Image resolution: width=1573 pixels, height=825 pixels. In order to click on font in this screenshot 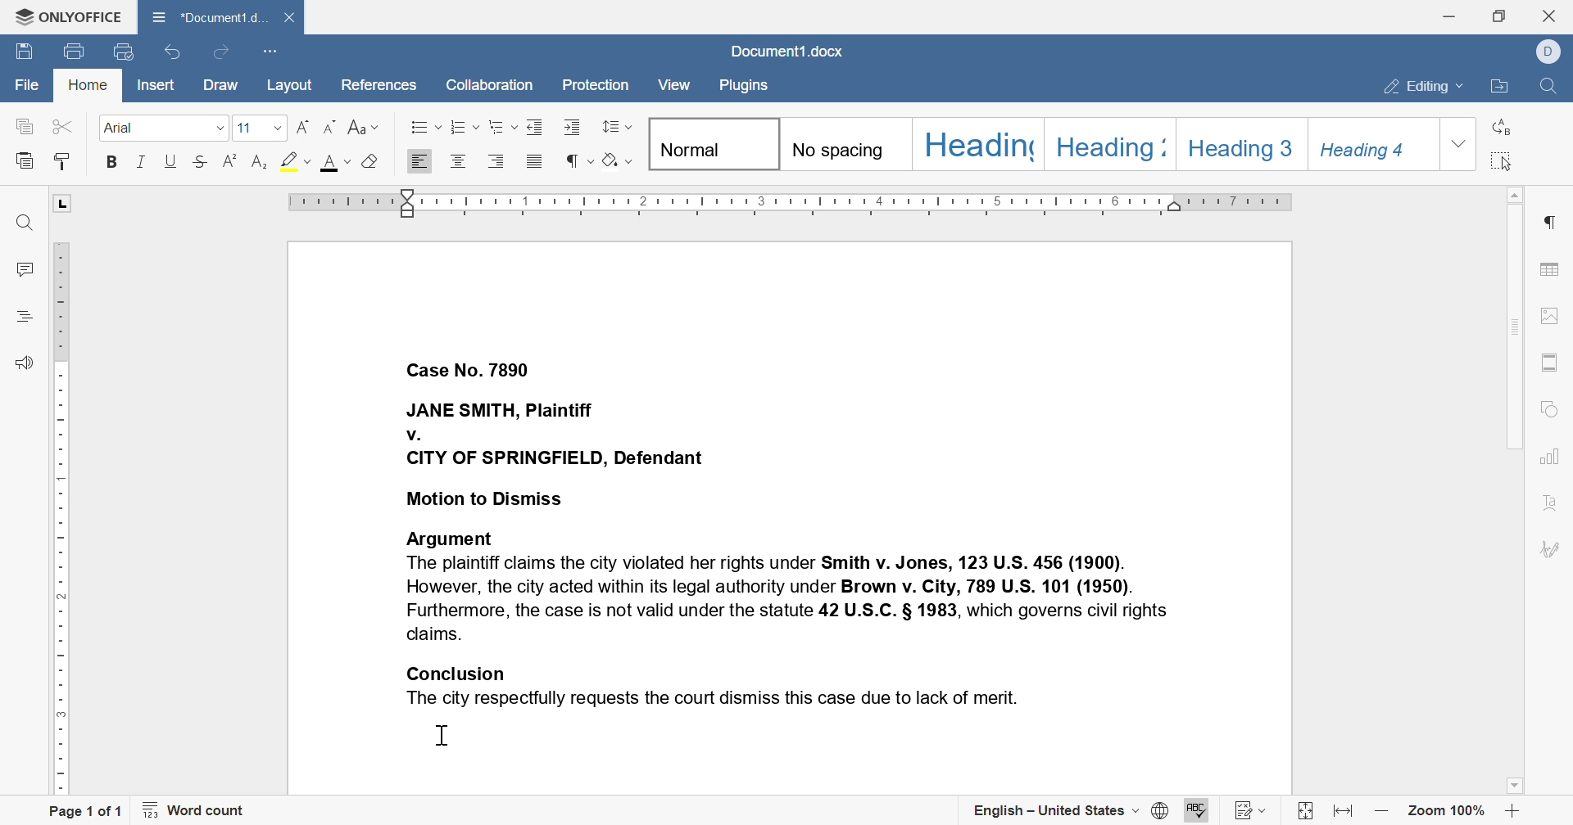, I will do `click(333, 165)`.